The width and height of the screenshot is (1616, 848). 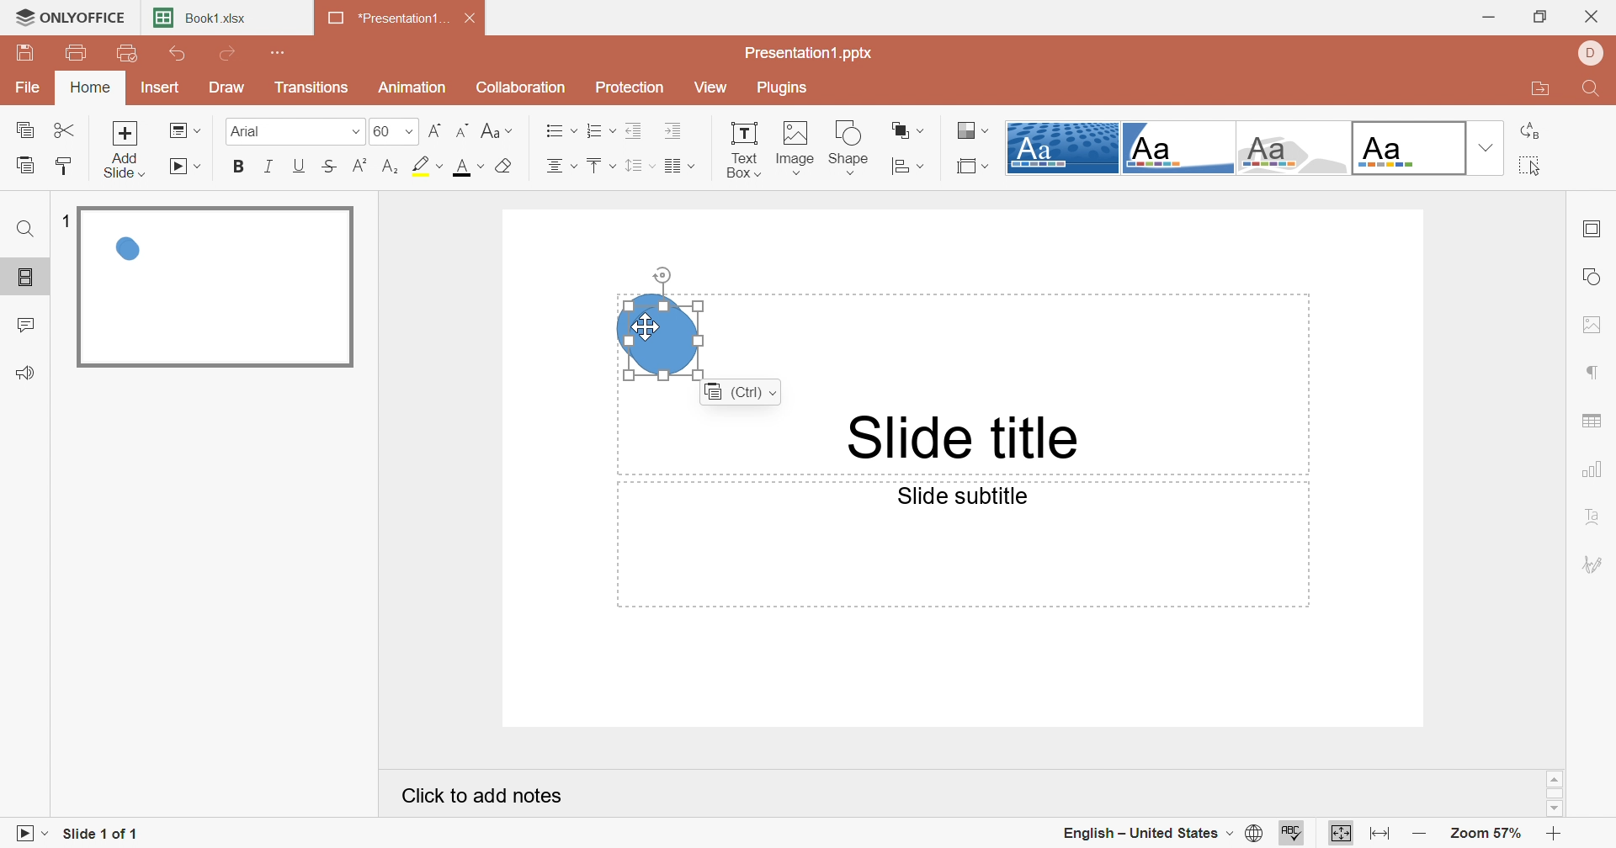 I want to click on Change slide layout, so click(x=184, y=130).